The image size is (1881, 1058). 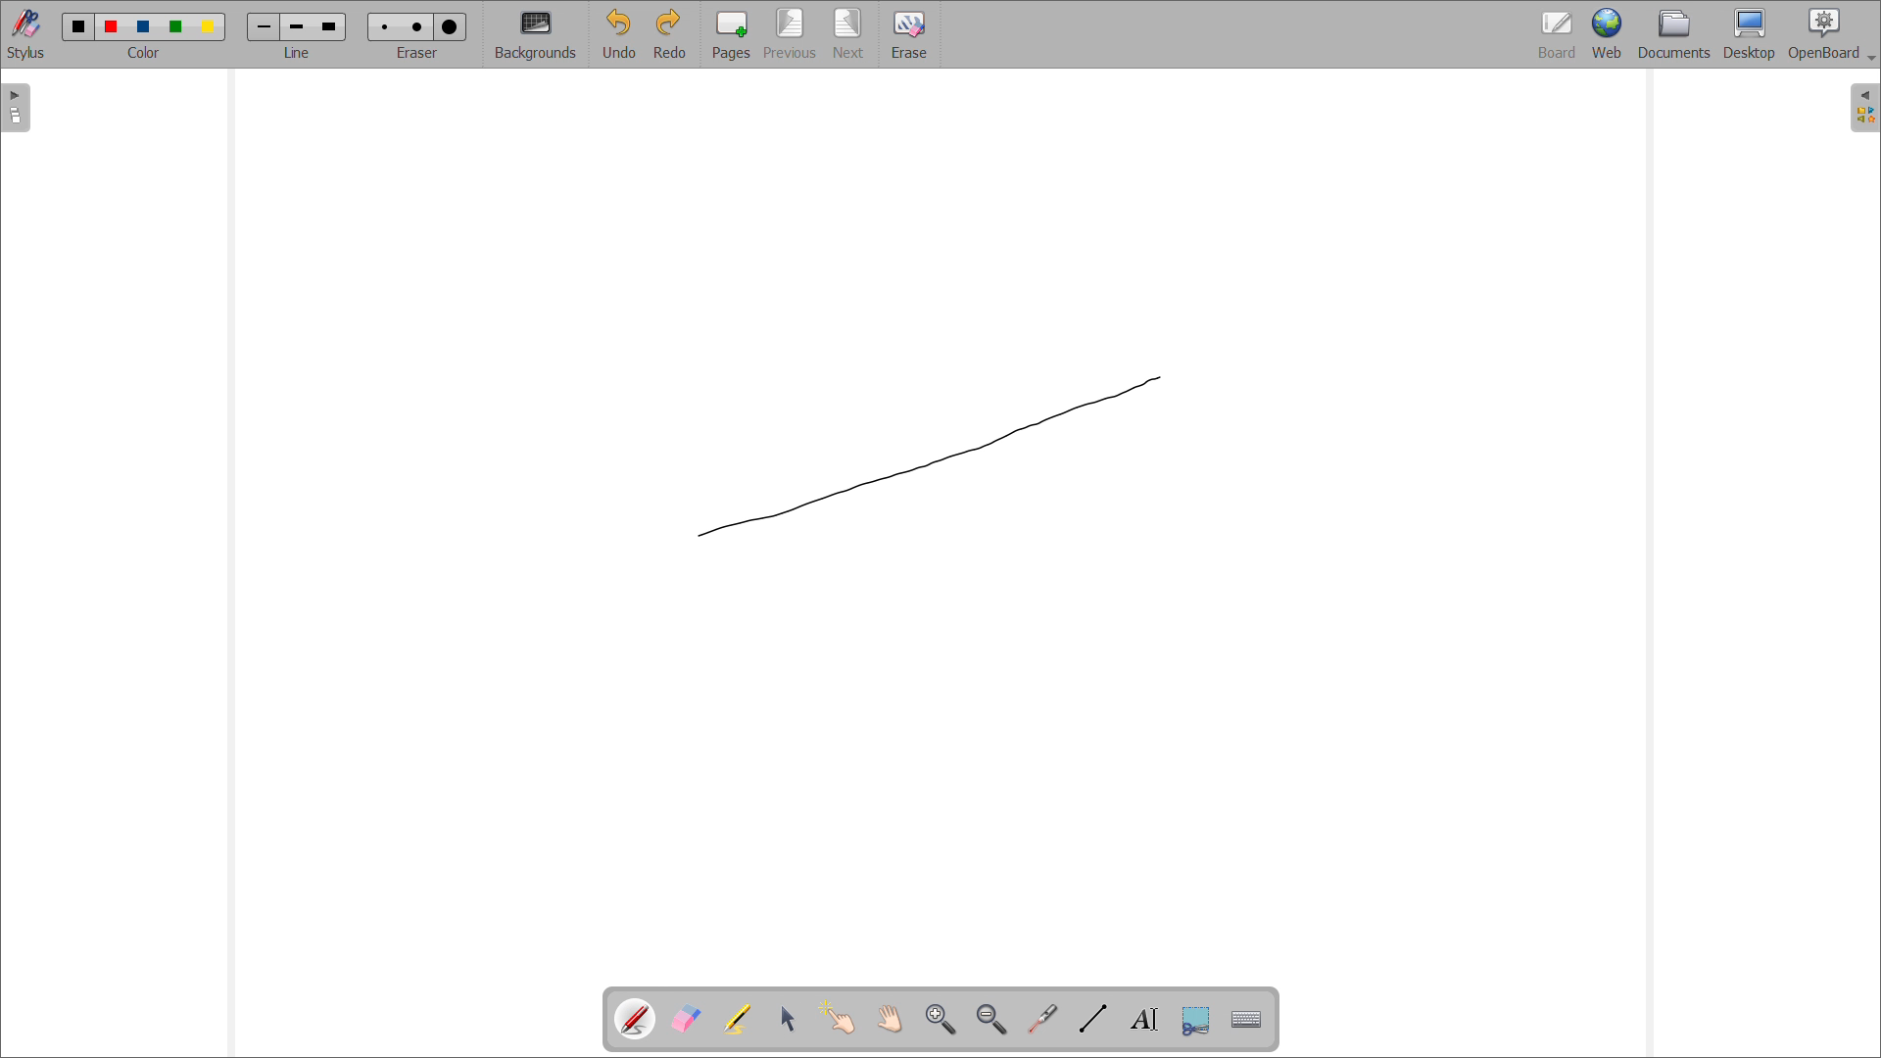 I want to click on line drawn, so click(x=932, y=456).